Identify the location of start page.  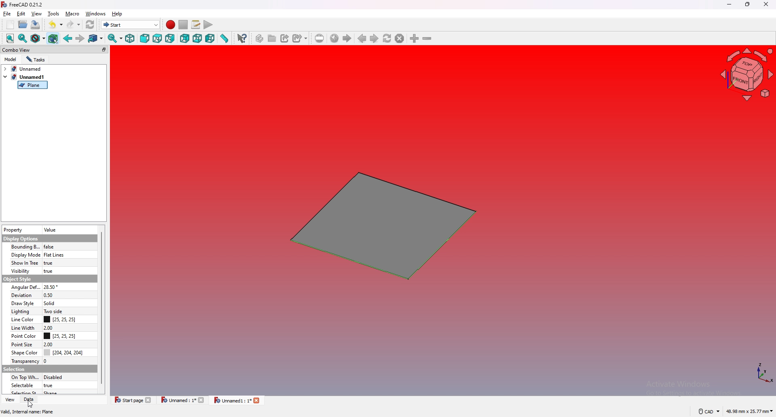
(133, 400).